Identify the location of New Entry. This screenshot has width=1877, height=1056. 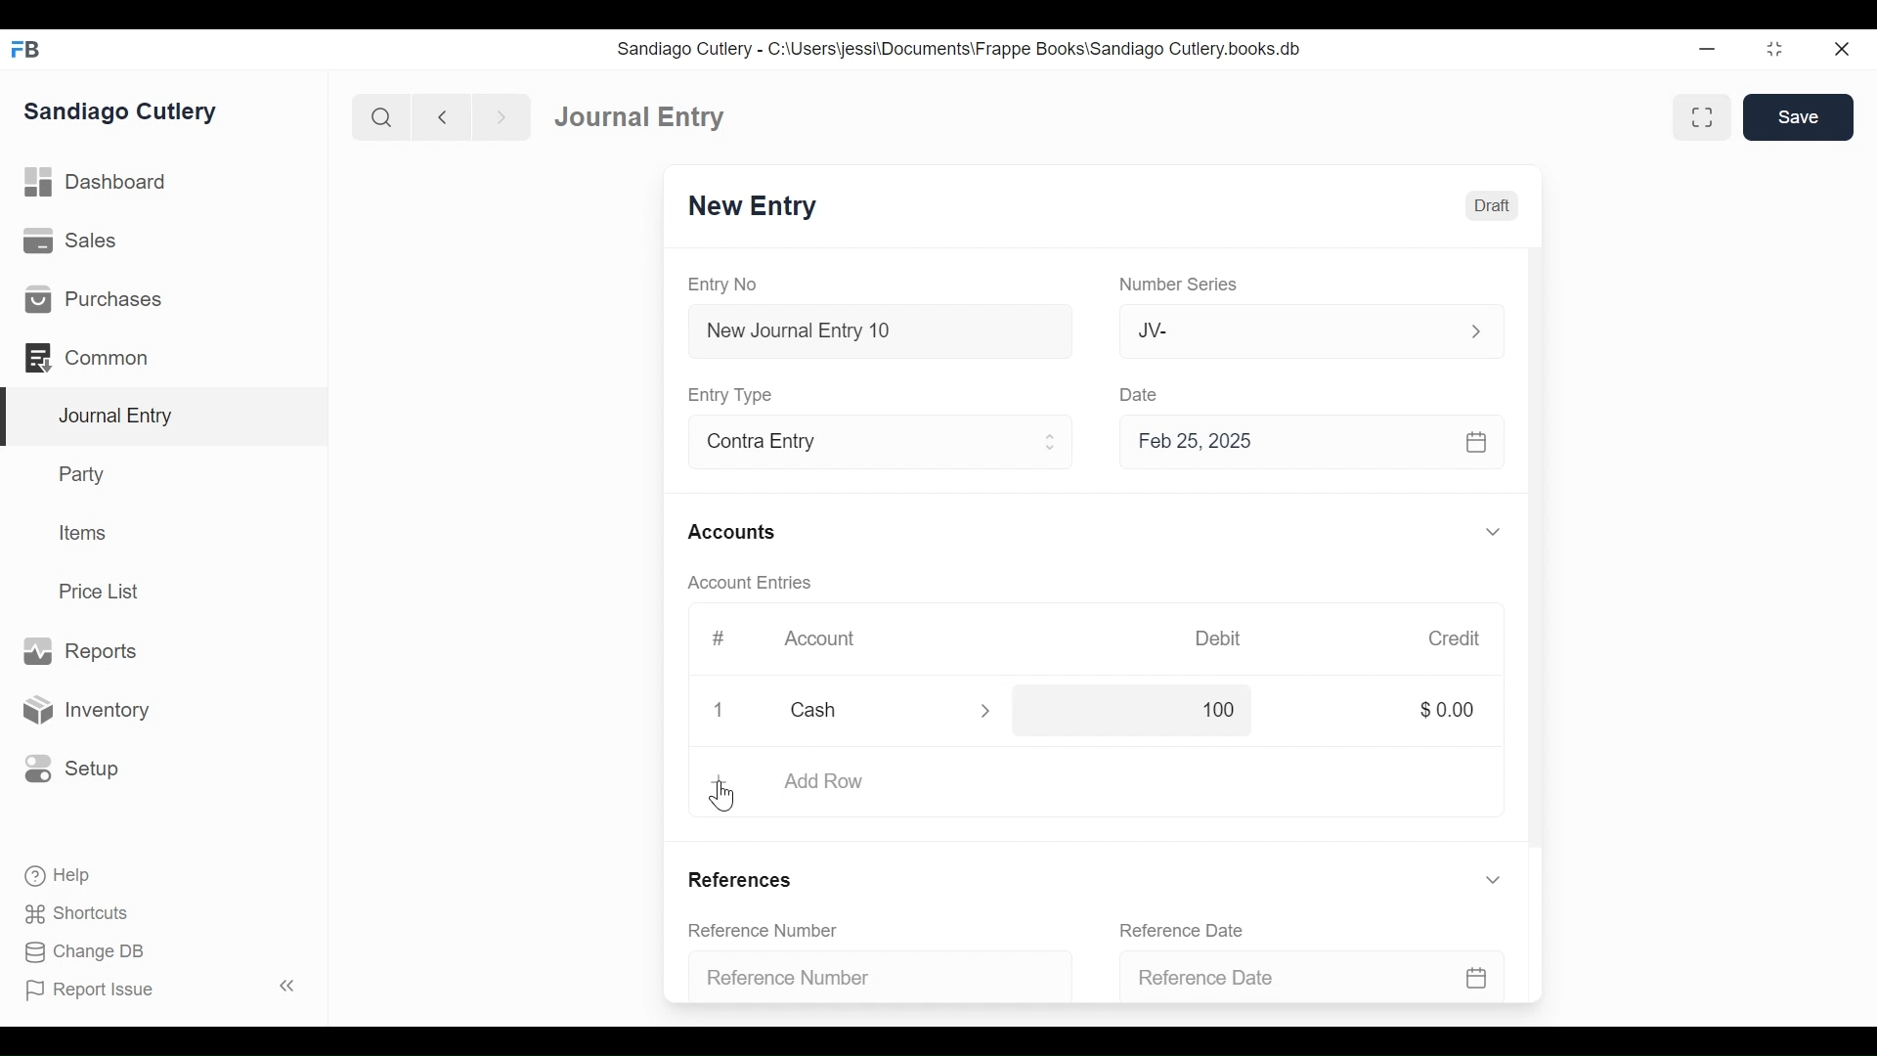
(758, 208).